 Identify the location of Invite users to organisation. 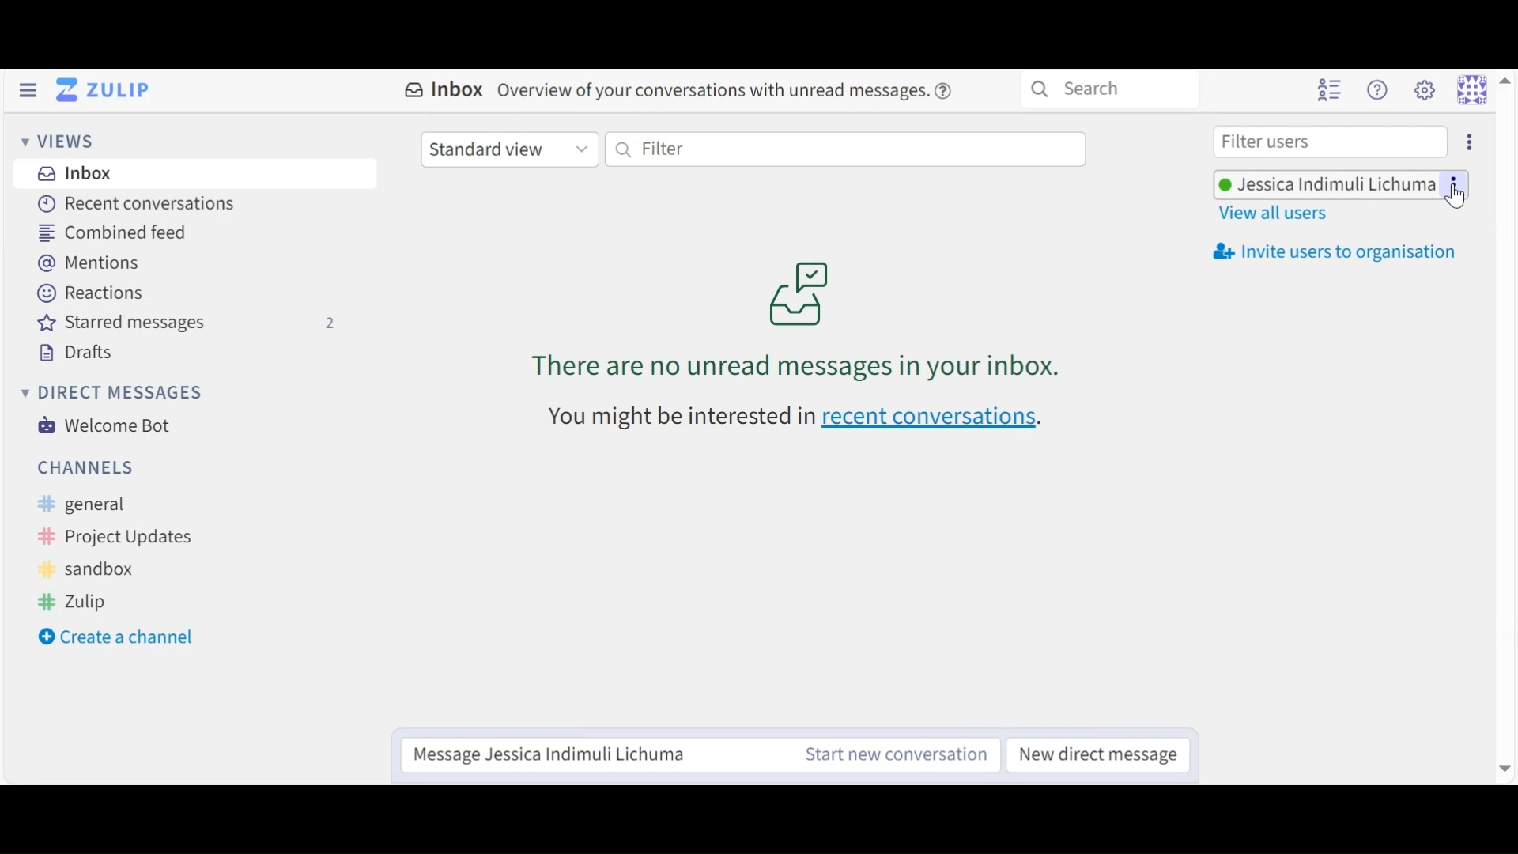
(1467, 142).